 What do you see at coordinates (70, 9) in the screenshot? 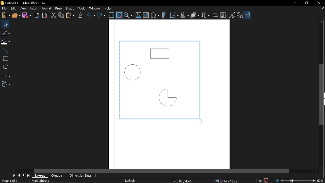
I see `Shape` at bounding box center [70, 9].